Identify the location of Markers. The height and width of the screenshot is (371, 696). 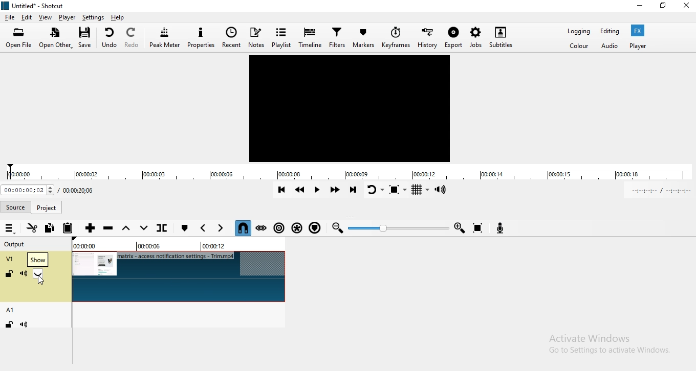
(364, 37).